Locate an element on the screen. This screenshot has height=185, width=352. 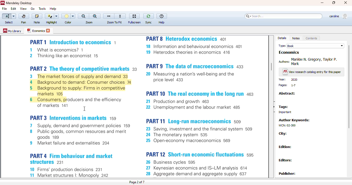
close is located at coordinates (346, 3).